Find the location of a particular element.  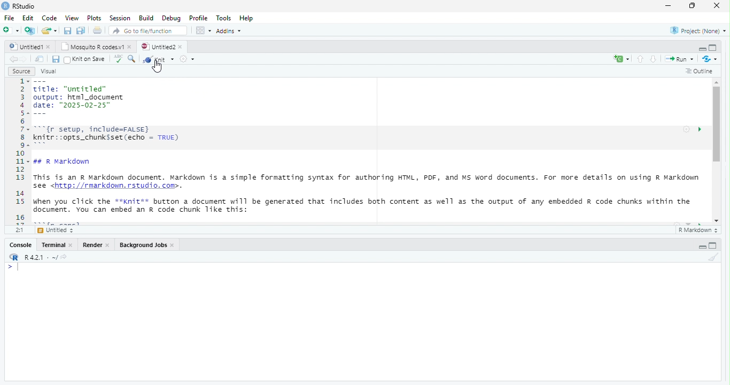

<http://rmarkdown. rstudio. com>. is located at coordinates (117, 187).